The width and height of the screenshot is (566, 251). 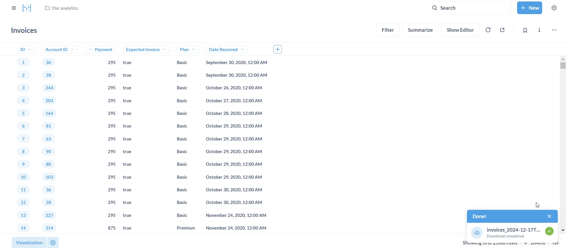 I want to click on true, so click(x=130, y=88).